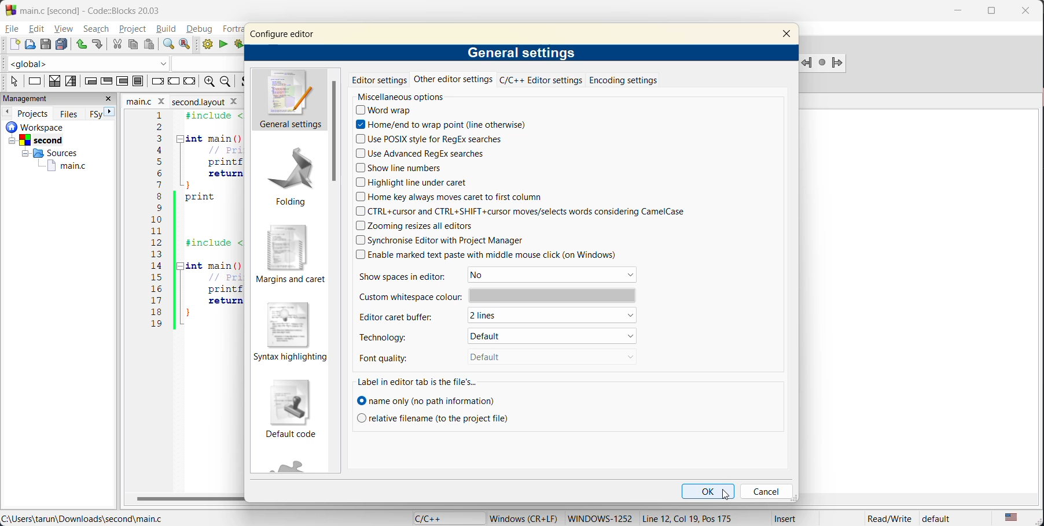 This screenshot has height=526, width=1044. I want to click on cursor, so click(727, 495).